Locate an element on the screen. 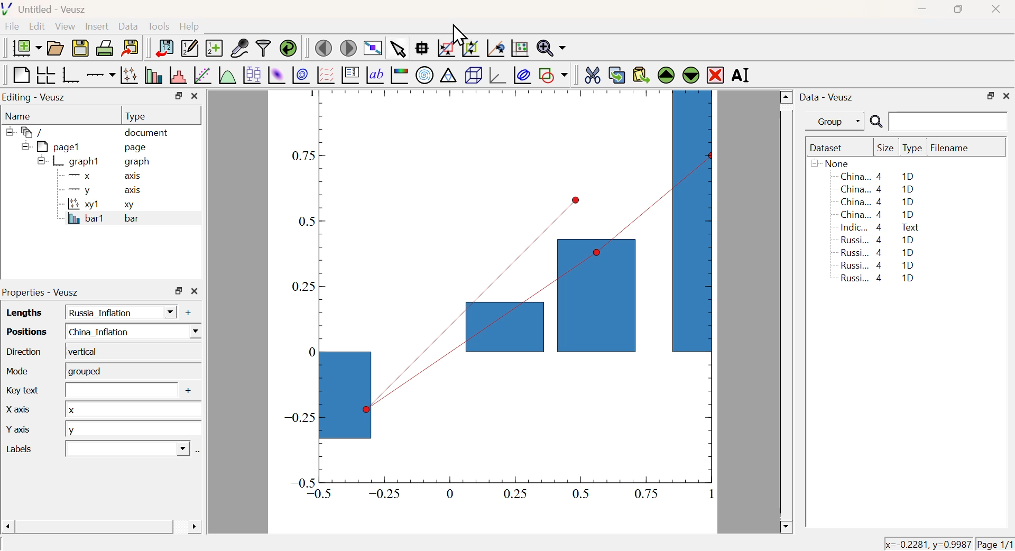 This screenshot has width=1015, height=551. Name is located at coordinates (19, 116).